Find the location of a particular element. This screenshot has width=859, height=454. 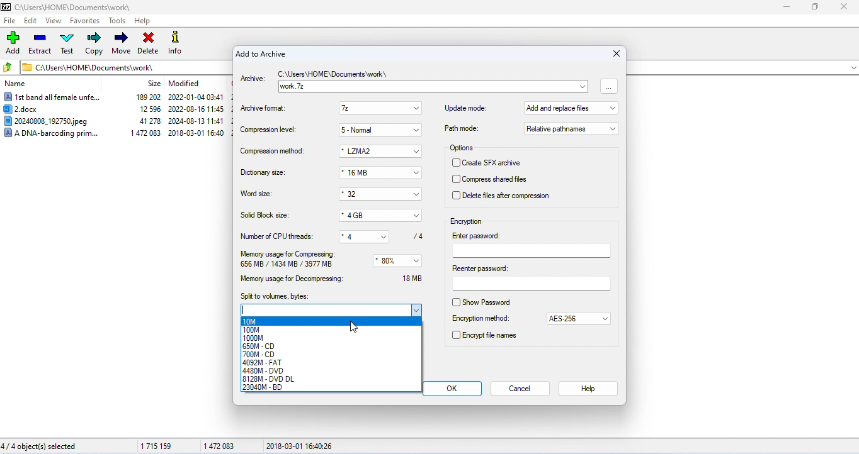

work.7z is located at coordinates (424, 87).